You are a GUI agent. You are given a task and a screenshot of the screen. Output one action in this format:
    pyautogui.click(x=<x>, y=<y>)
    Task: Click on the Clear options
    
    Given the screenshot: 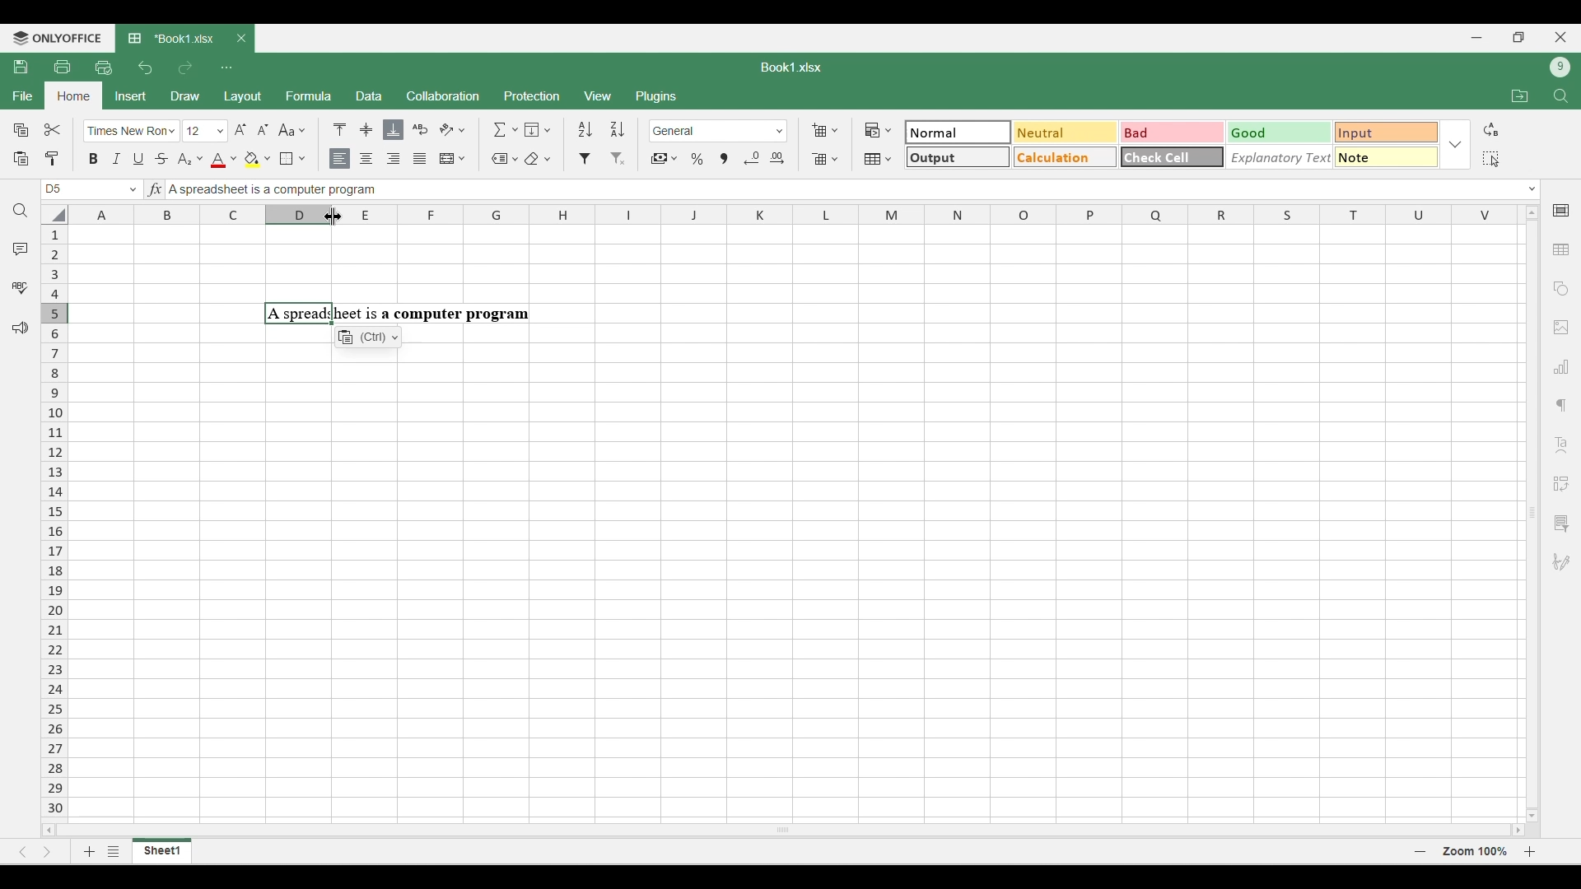 What is the action you would take?
    pyautogui.click(x=537, y=159)
    